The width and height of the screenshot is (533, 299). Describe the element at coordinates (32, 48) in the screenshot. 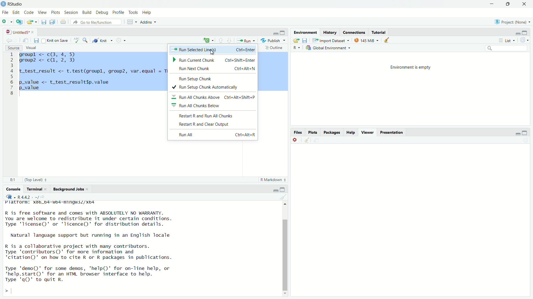

I see `Visual` at that location.